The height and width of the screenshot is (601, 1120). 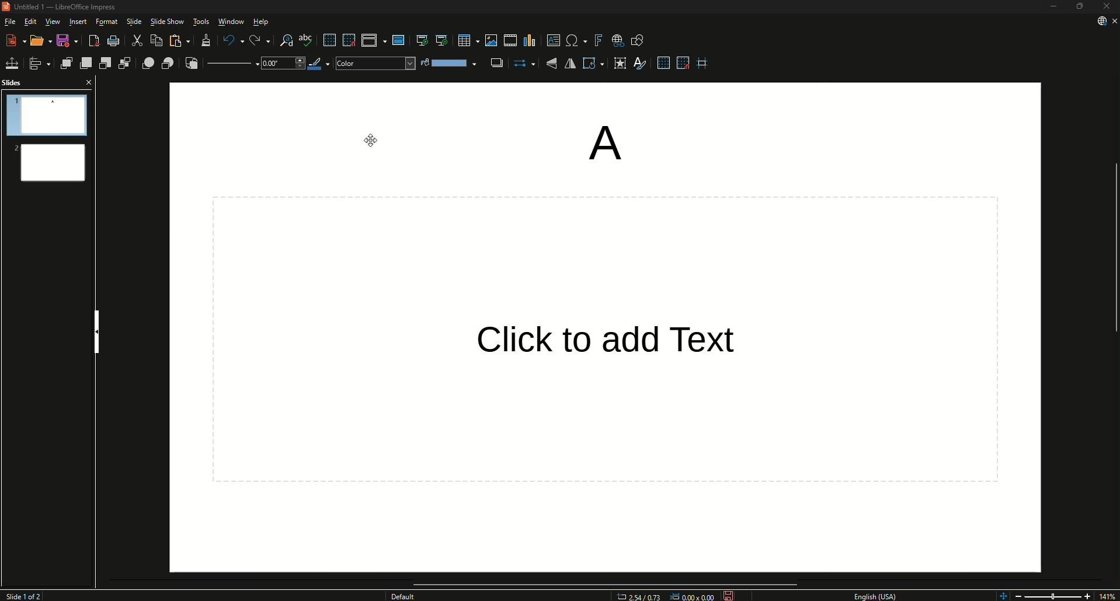 I want to click on Restore, so click(x=1081, y=7).